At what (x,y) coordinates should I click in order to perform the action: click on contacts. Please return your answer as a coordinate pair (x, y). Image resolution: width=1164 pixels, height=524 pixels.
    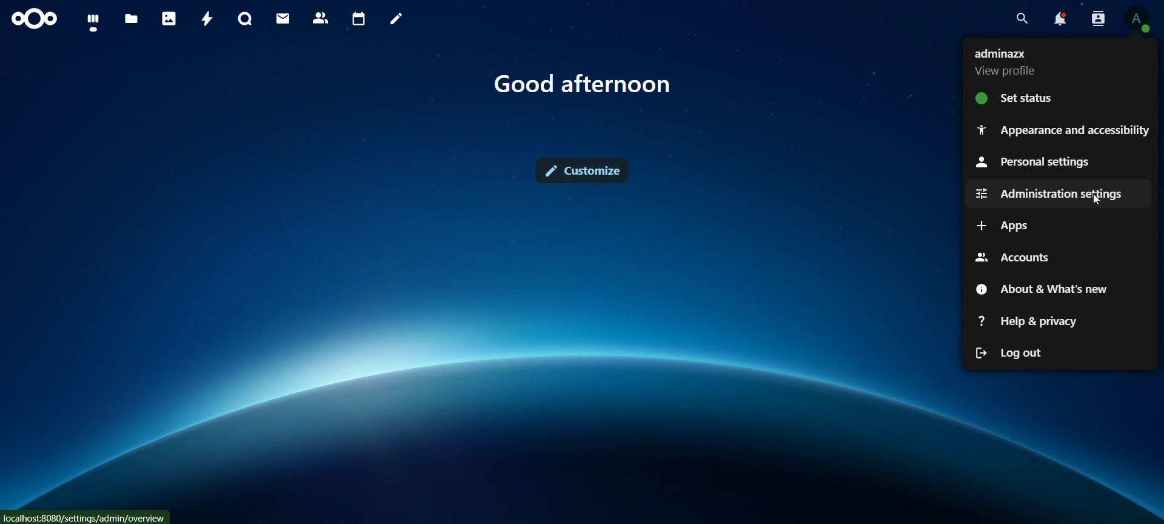
    Looking at the image, I should click on (321, 16).